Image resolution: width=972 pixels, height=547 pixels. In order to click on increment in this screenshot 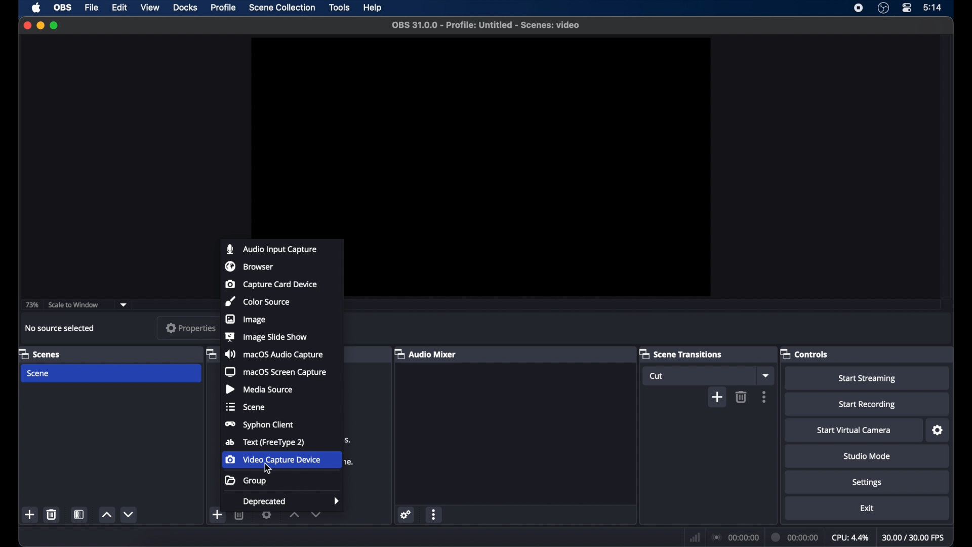, I will do `click(107, 515)`.